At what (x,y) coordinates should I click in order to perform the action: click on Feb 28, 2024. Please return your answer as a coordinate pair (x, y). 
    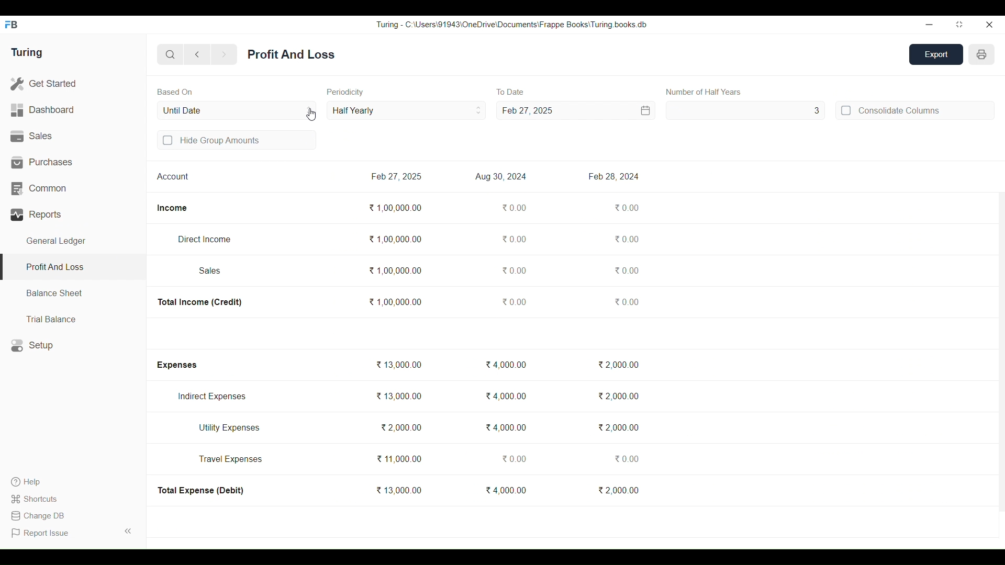
    Looking at the image, I should click on (613, 176).